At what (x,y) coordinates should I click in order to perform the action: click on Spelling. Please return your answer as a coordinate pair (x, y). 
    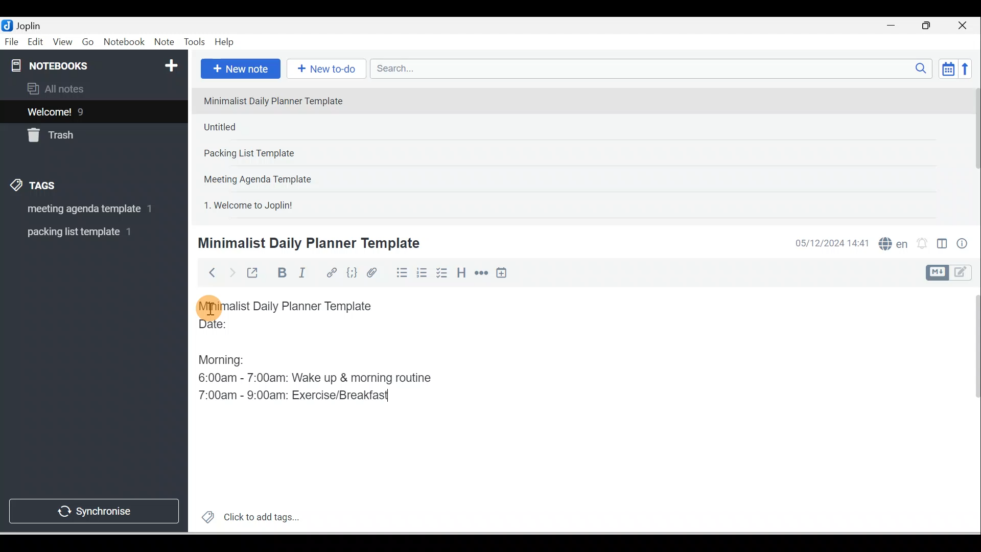
    Looking at the image, I should click on (891, 242).